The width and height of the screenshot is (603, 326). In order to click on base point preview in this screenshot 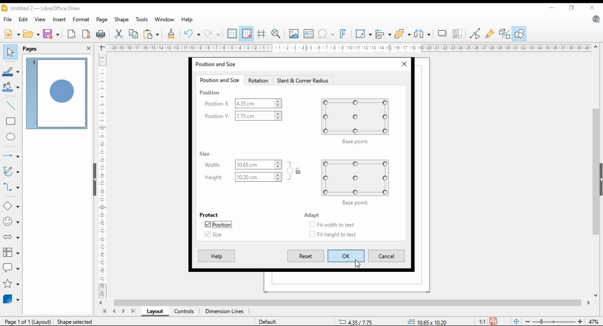, I will do `click(353, 120)`.